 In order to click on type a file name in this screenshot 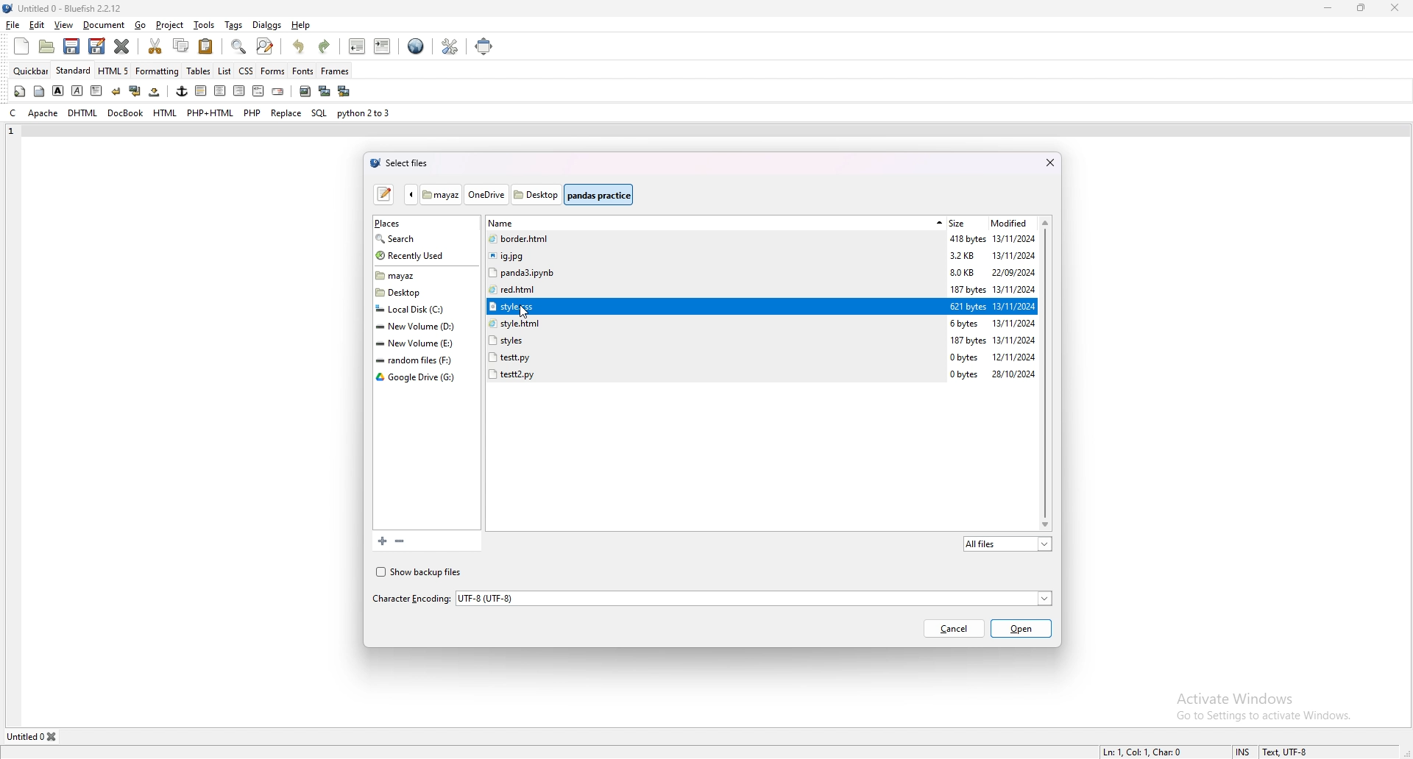, I will do `click(386, 194)`.